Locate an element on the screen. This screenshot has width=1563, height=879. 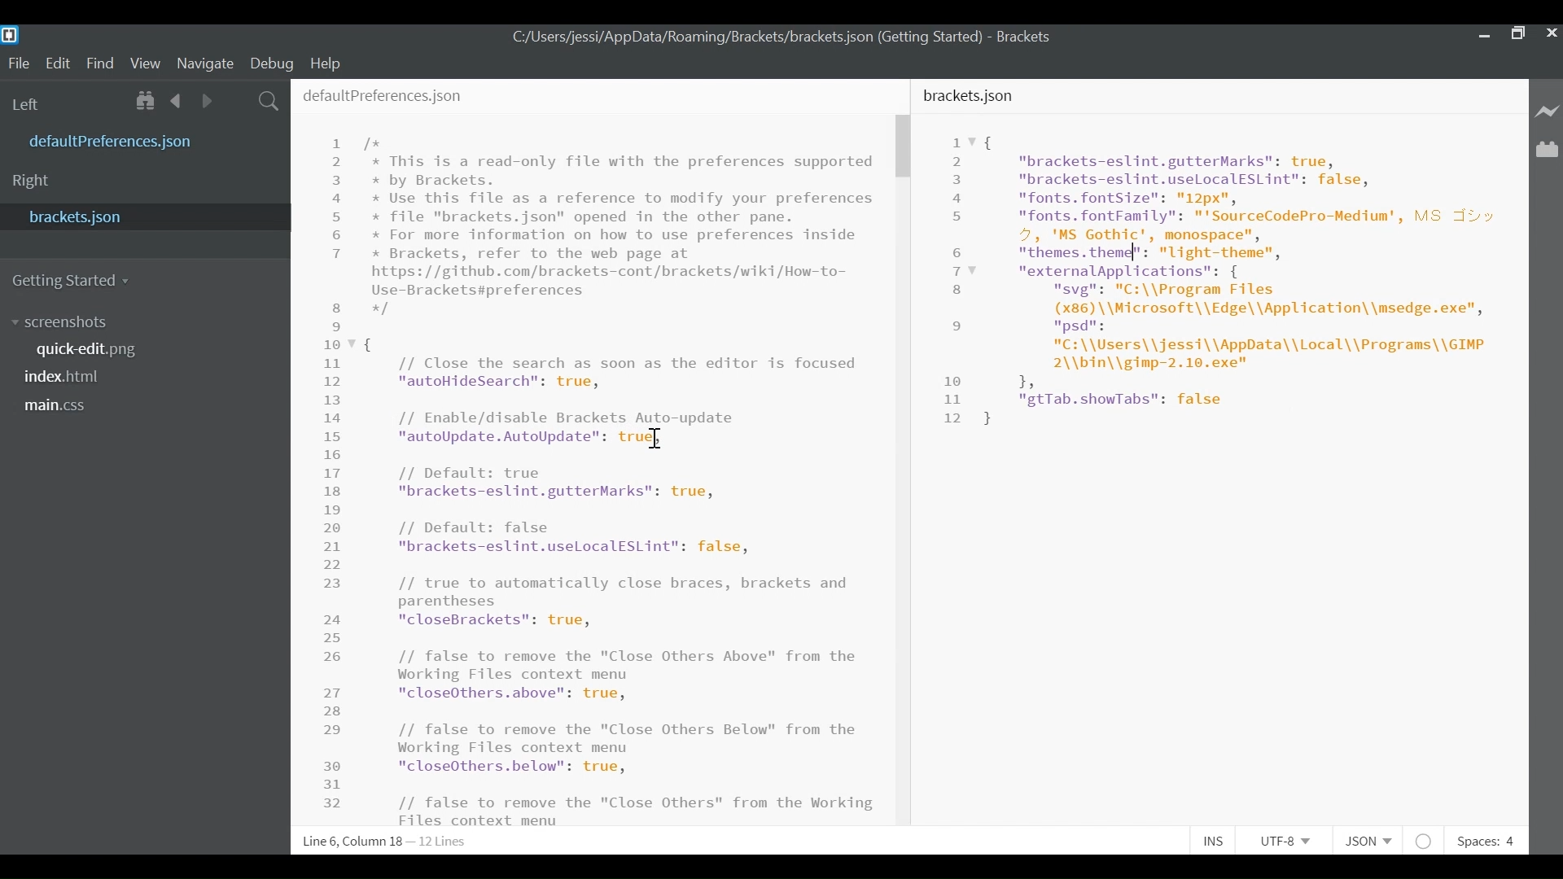
Restore is located at coordinates (1518, 33).